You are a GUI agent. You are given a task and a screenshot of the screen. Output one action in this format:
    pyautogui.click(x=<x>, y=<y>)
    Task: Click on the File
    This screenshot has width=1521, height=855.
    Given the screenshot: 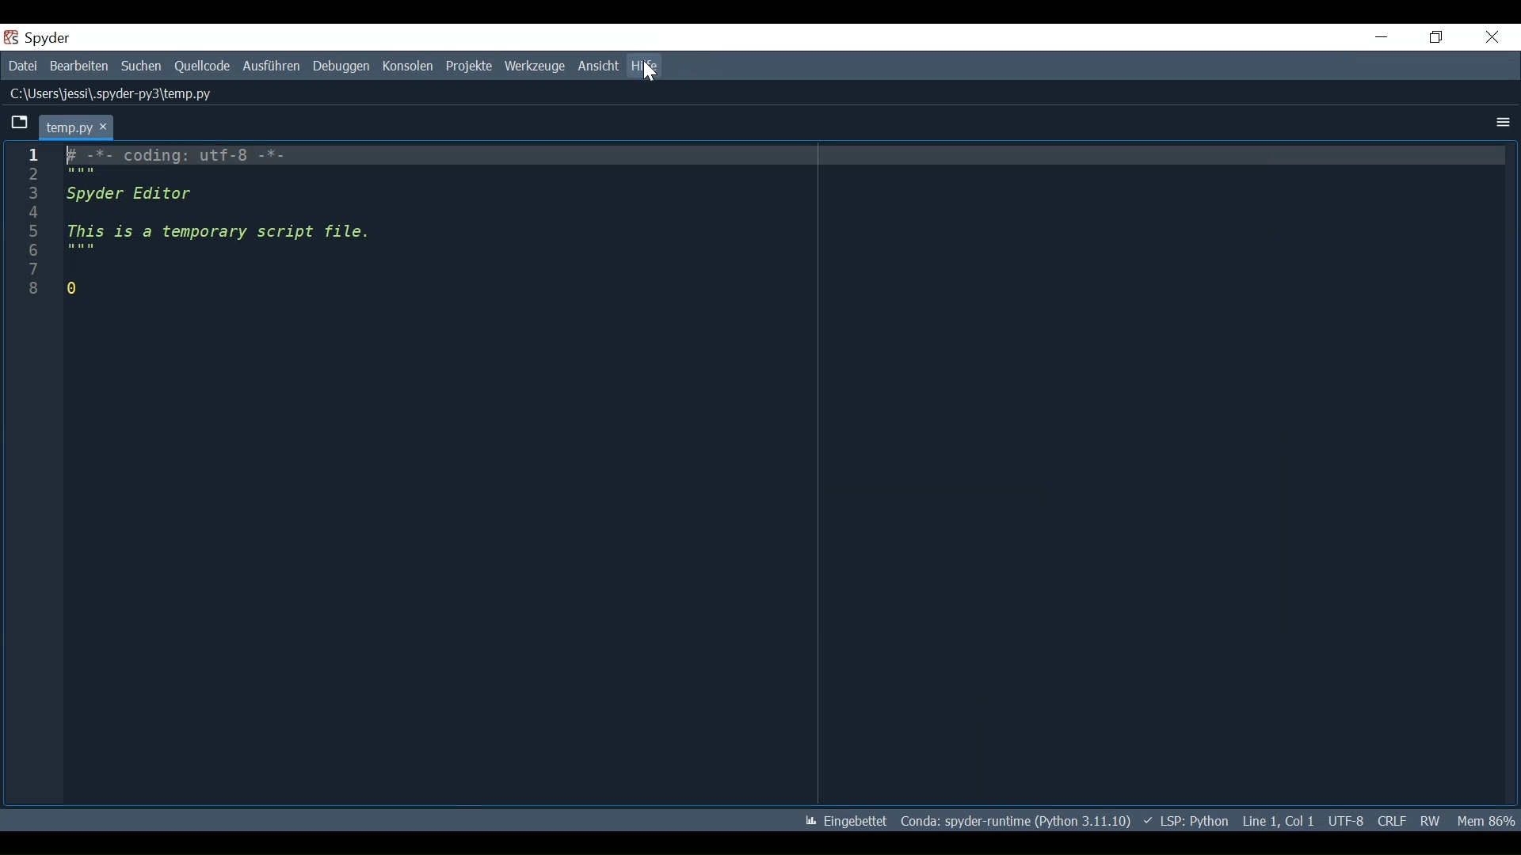 What is the action you would take?
    pyautogui.click(x=22, y=66)
    